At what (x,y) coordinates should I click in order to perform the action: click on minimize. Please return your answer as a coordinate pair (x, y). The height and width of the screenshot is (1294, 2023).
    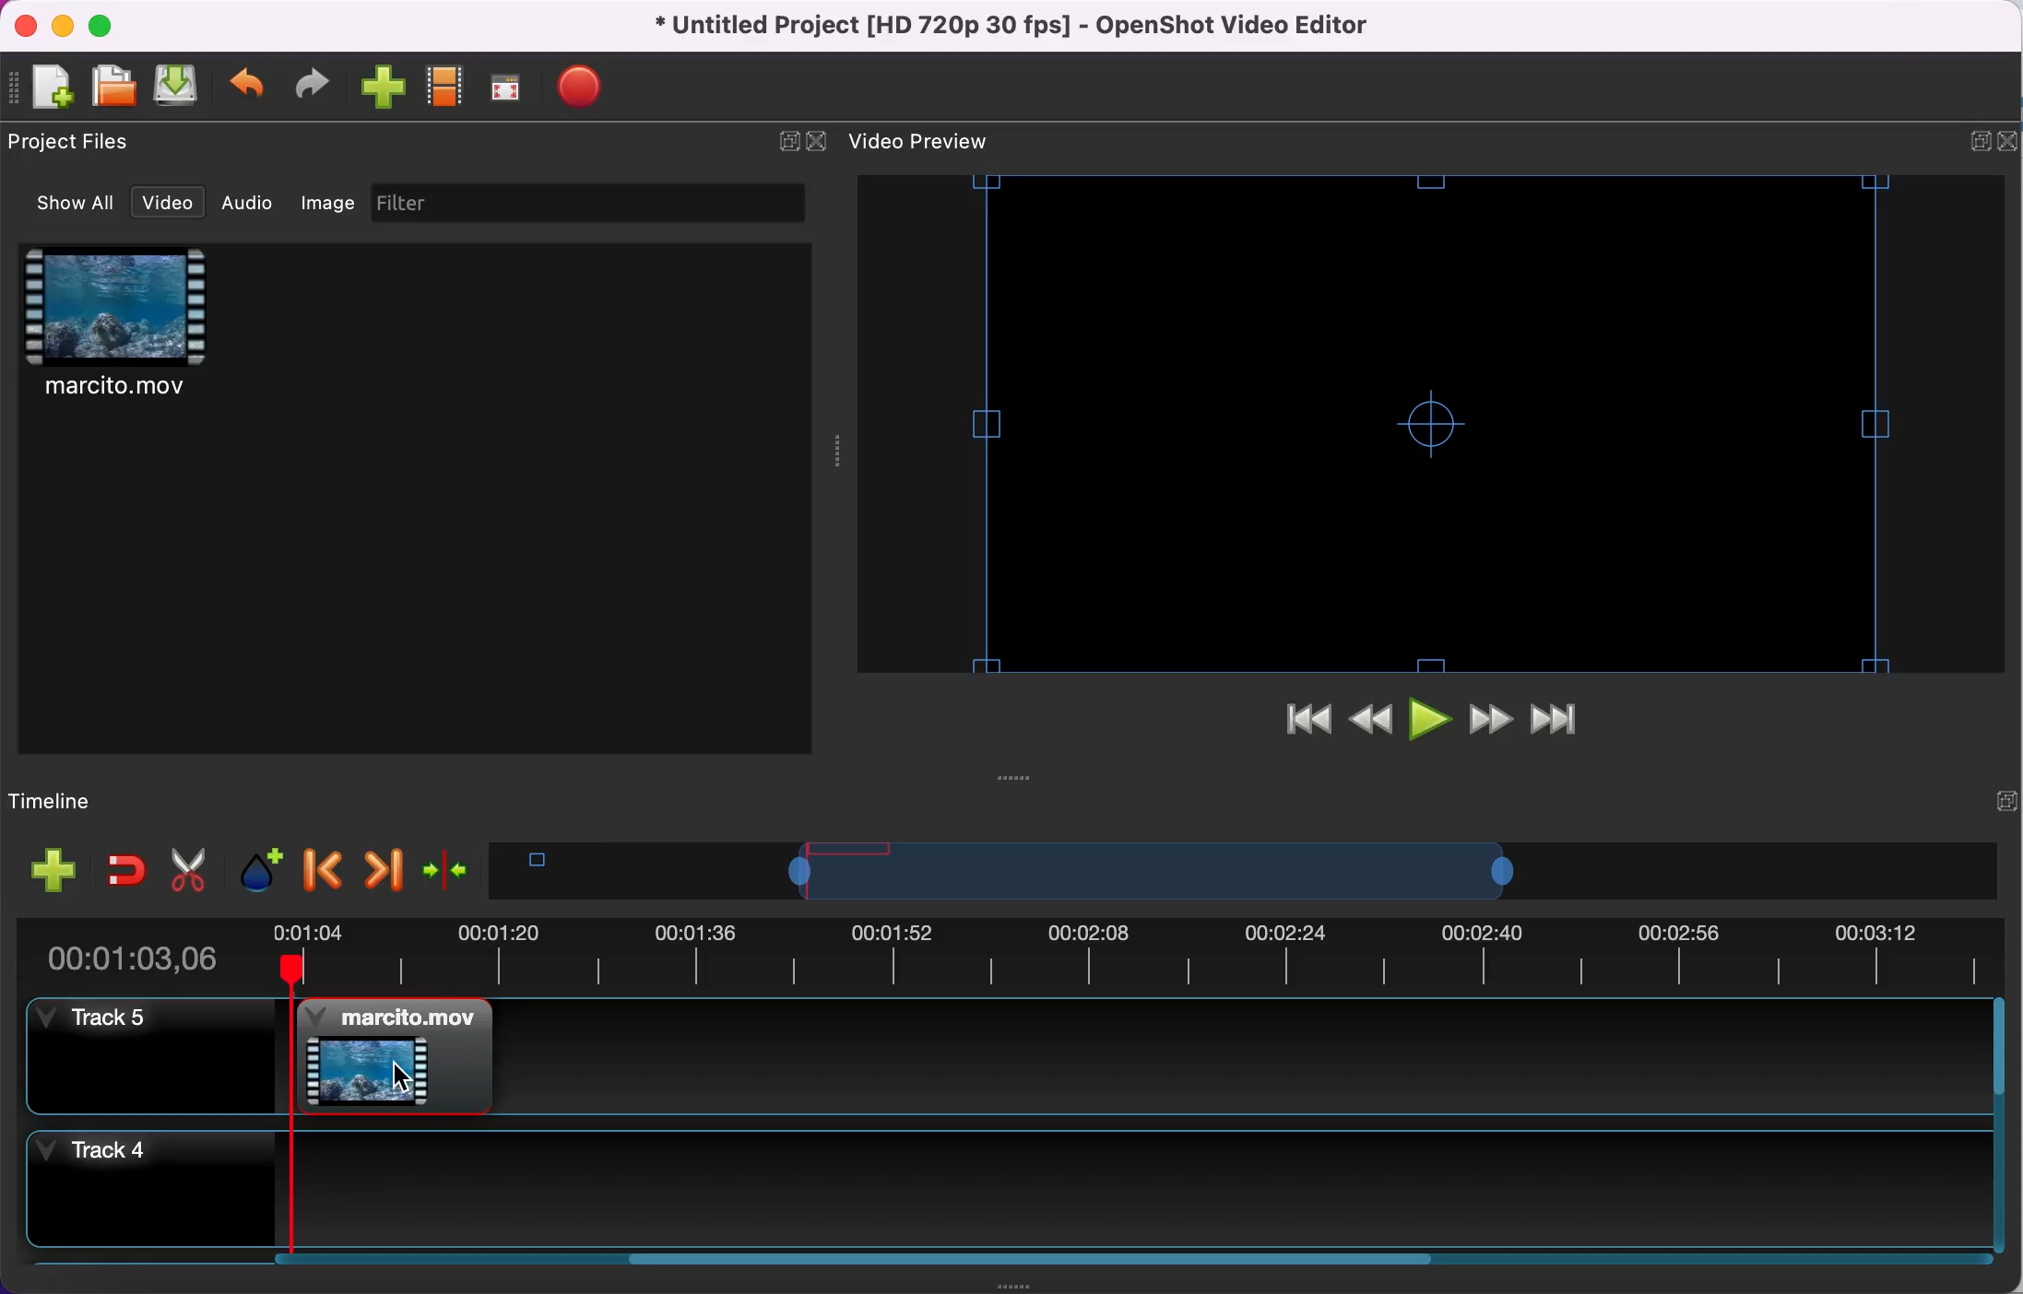
    Looking at the image, I should click on (62, 25).